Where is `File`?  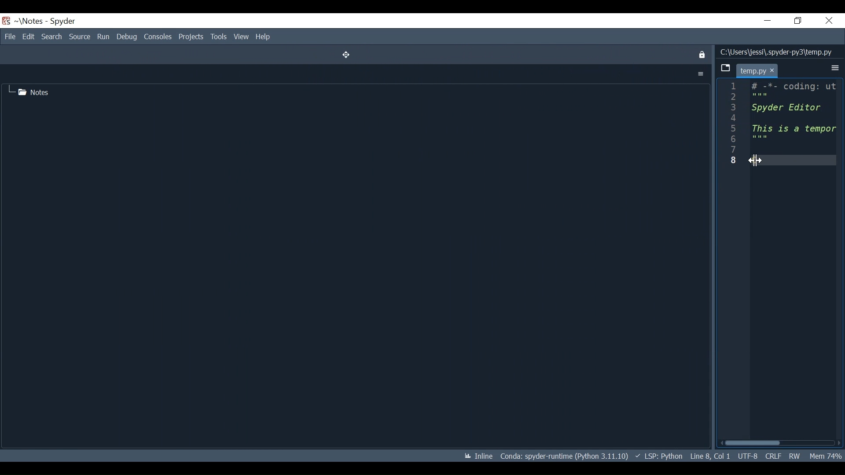
File is located at coordinates (9, 37).